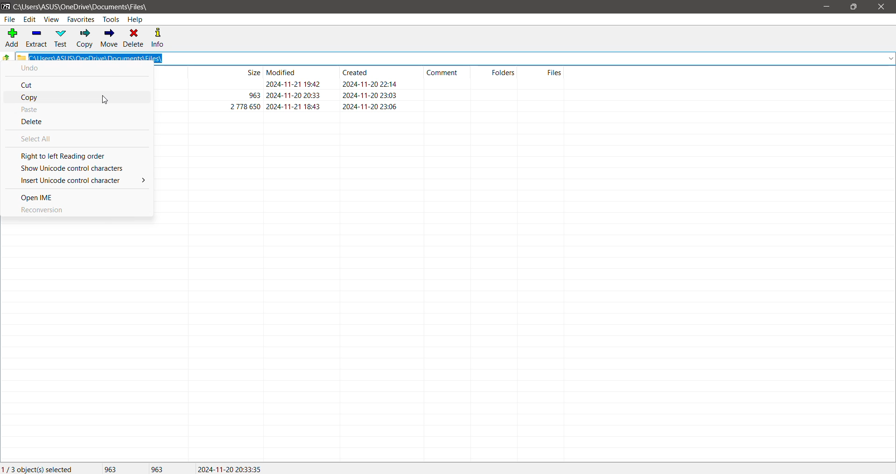  Describe the element at coordinates (253, 72) in the screenshot. I see `size` at that location.